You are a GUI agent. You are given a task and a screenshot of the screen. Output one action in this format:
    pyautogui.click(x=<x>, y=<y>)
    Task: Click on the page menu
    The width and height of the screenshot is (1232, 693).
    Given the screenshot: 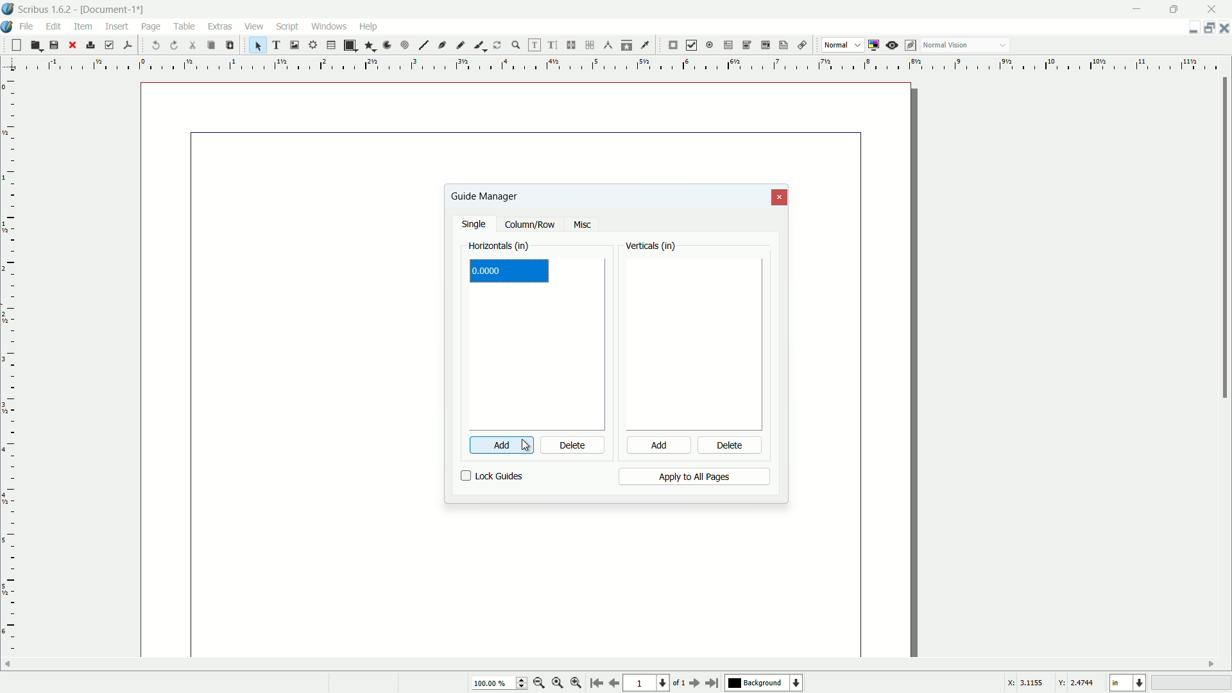 What is the action you would take?
    pyautogui.click(x=151, y=24)
    